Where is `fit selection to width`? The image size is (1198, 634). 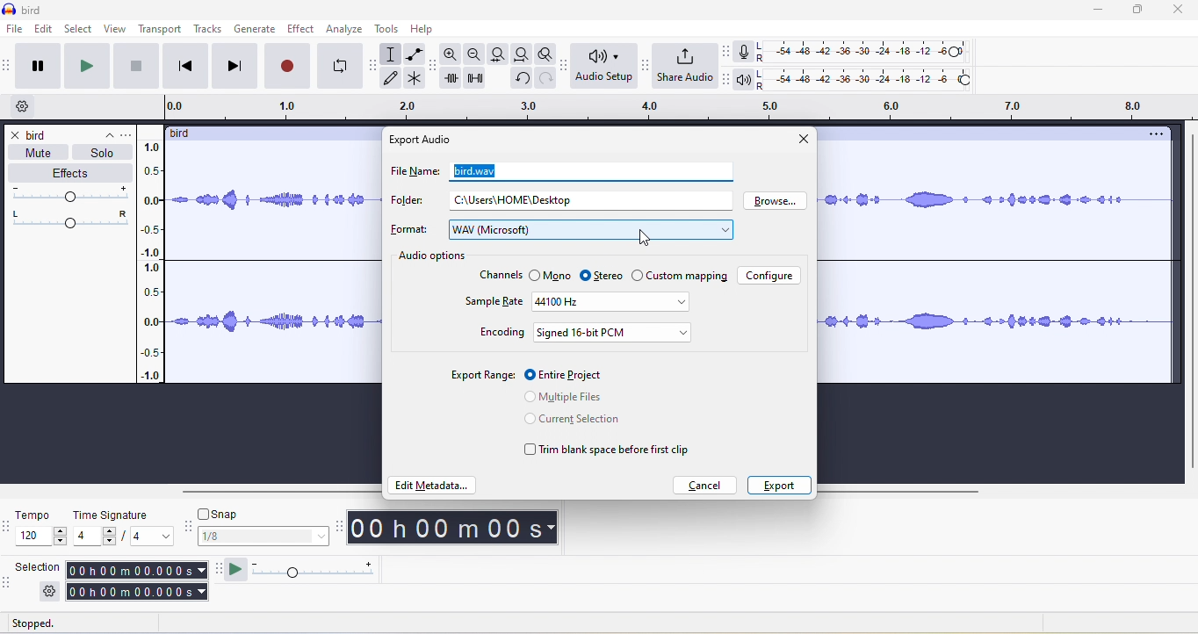
fit selection to width is located at coordinates (496, 54).